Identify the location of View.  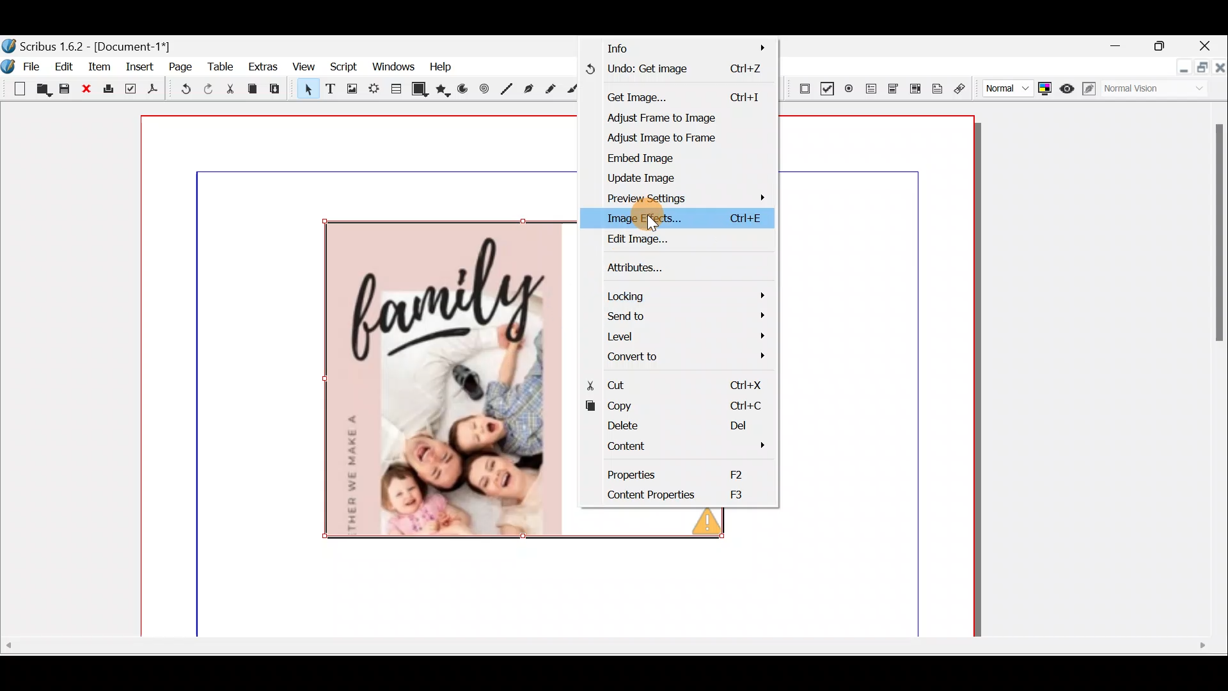
(303, 67).